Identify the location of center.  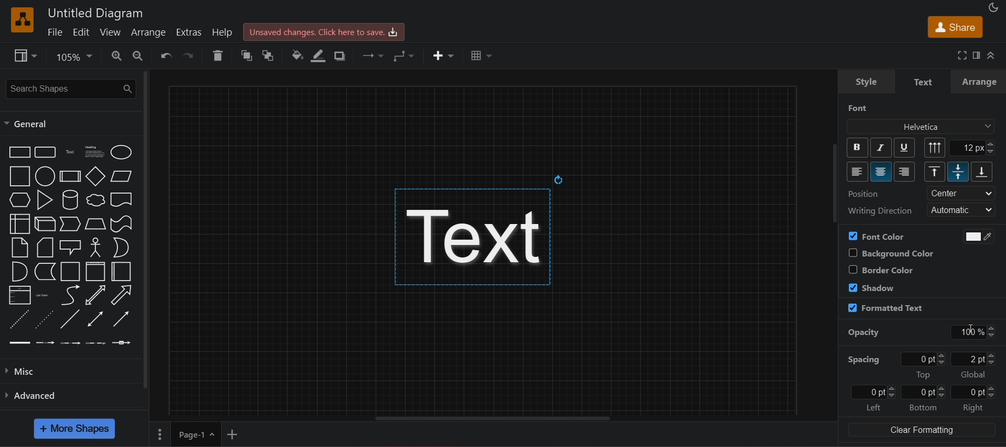
(961, 193).